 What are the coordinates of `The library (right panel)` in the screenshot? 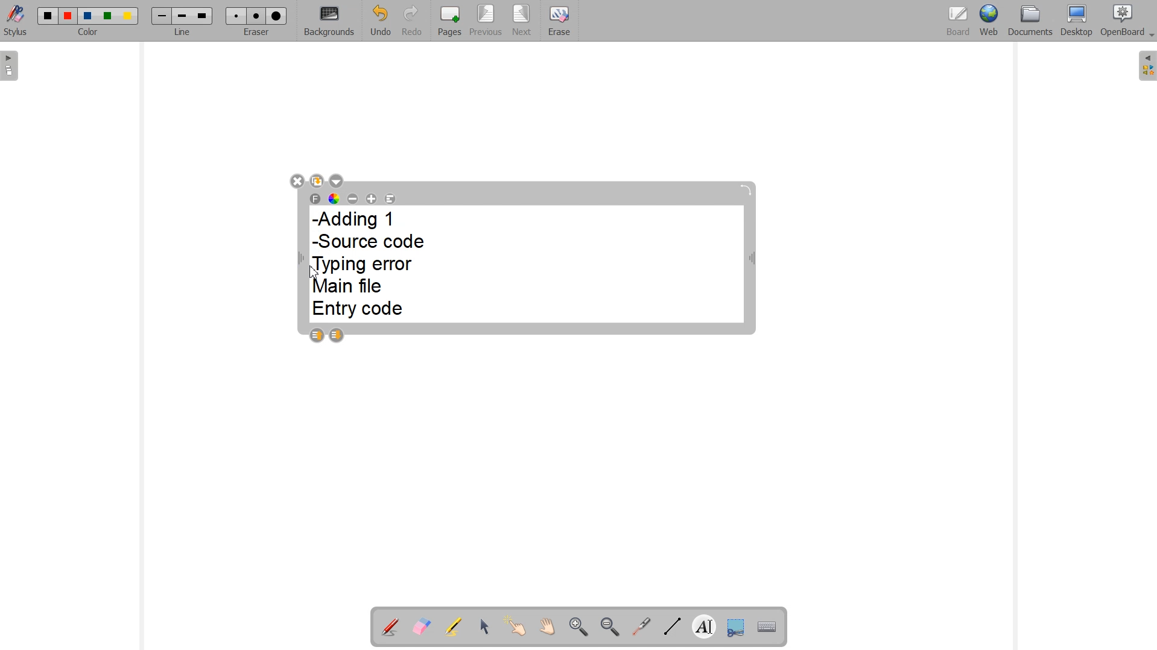 It's located at (1146, 66).